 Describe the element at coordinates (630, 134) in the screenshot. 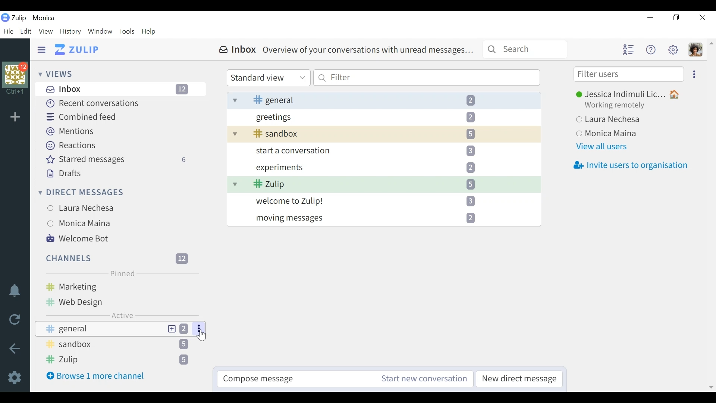

I see `Monica Maina` at that location.